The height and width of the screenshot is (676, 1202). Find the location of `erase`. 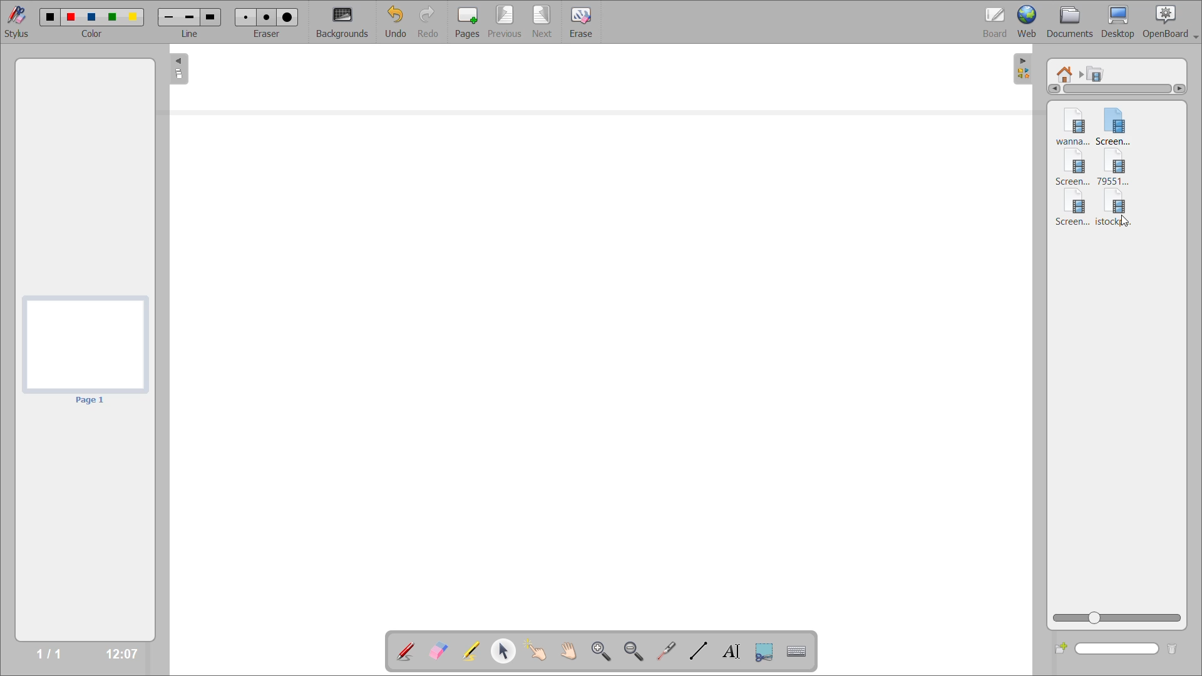

erase is located at coordinates (582, 23).